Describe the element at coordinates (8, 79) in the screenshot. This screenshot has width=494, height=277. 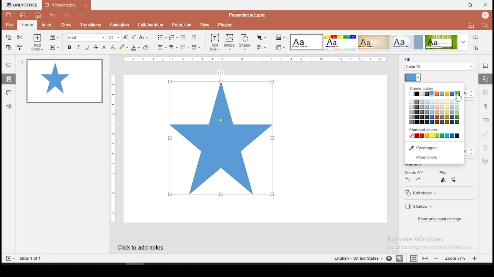
I see `slides` at that location.